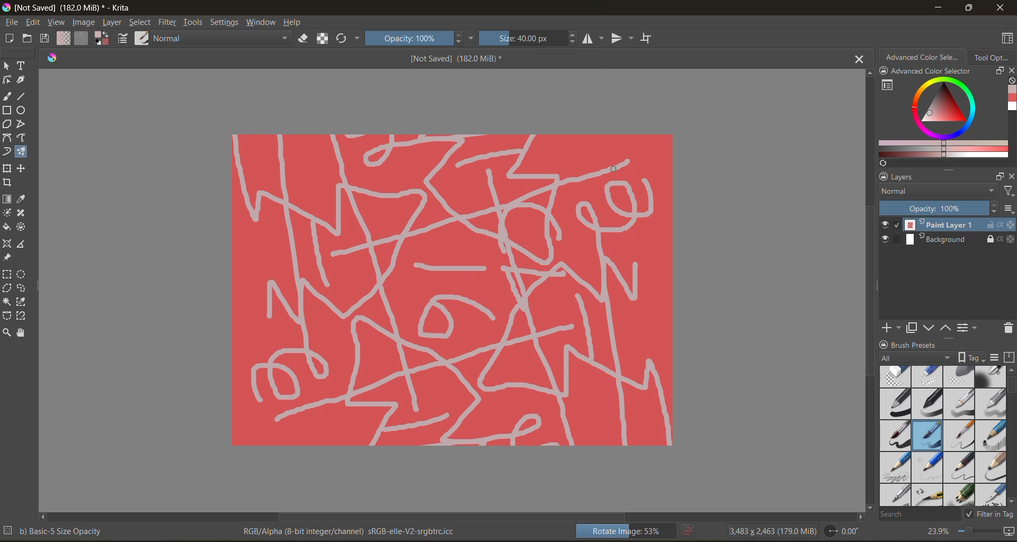 This screenshot has width=1017, height=542. Describe the element at coordinates (532, 38) in the screenshot. I see `size` at that location.